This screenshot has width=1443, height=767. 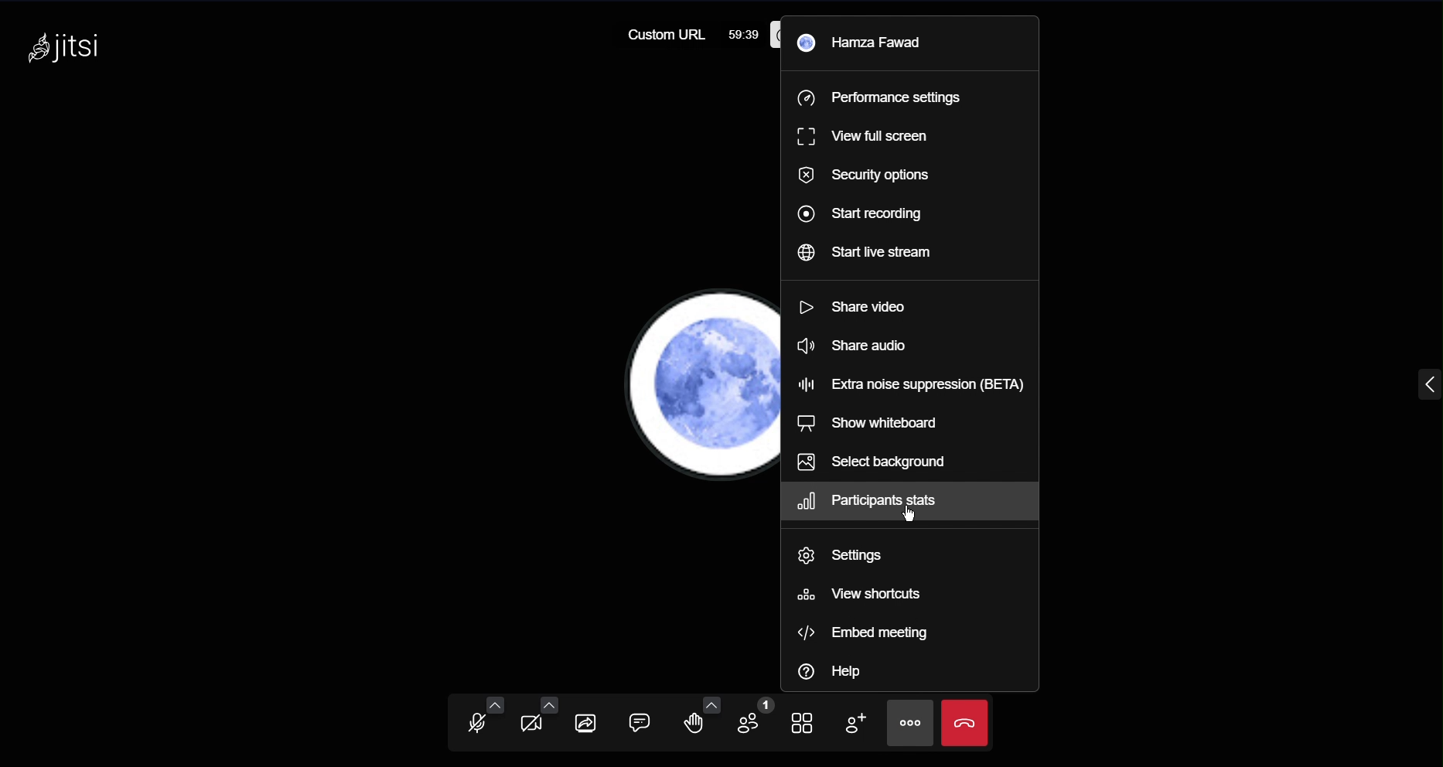 I want to click on menu, so click(x=1421, y=380).